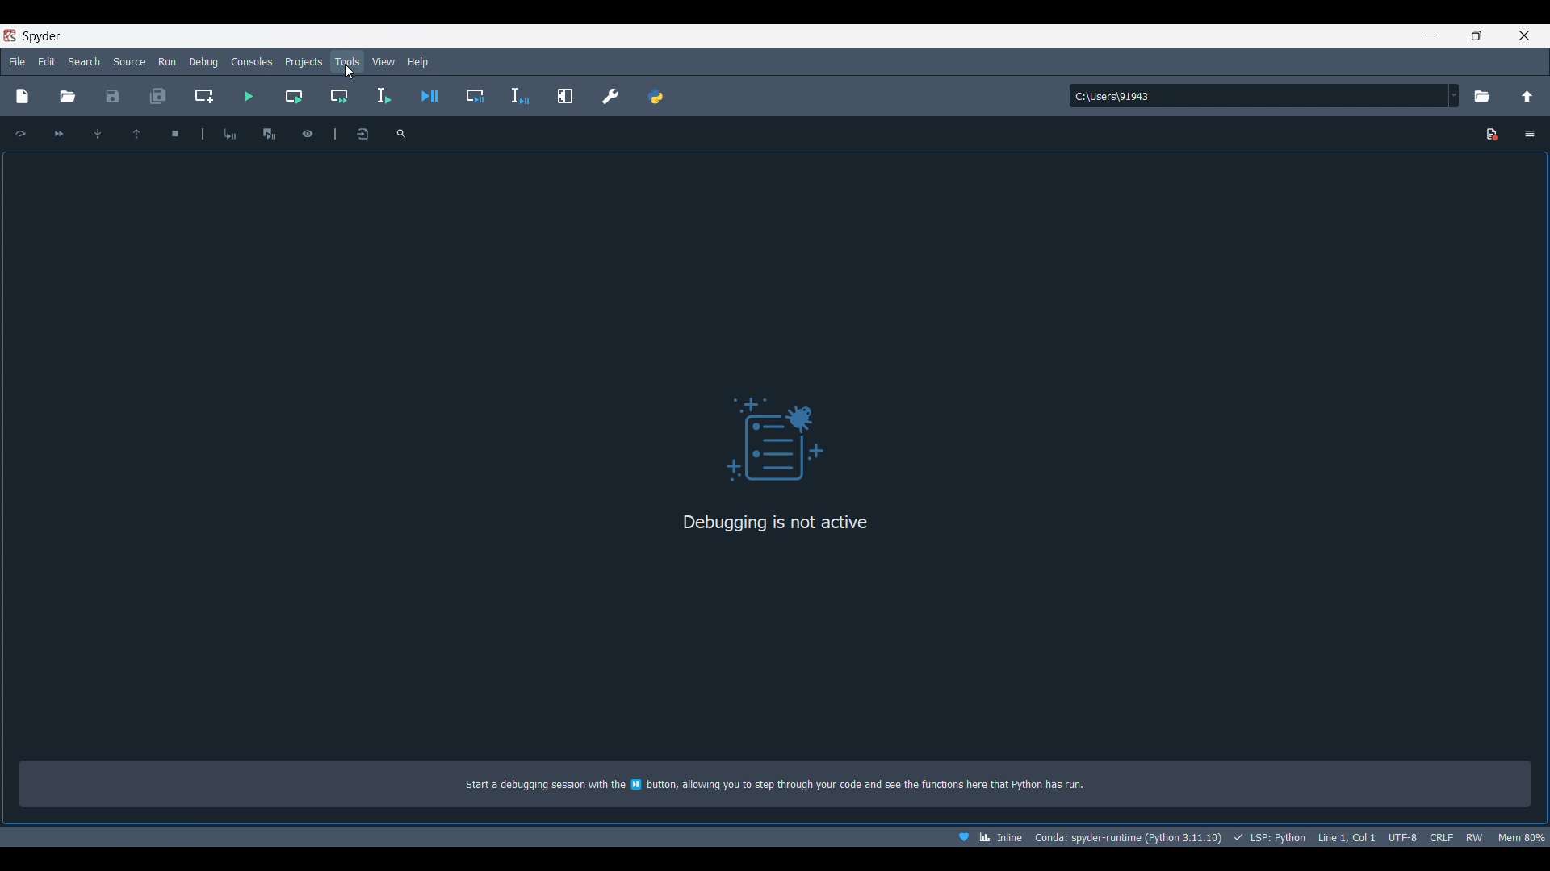 This screenshot has height=871, width=1550. Describe the element at coordinates (1455, 95) in the screenshot. I see `Location options` at that location.